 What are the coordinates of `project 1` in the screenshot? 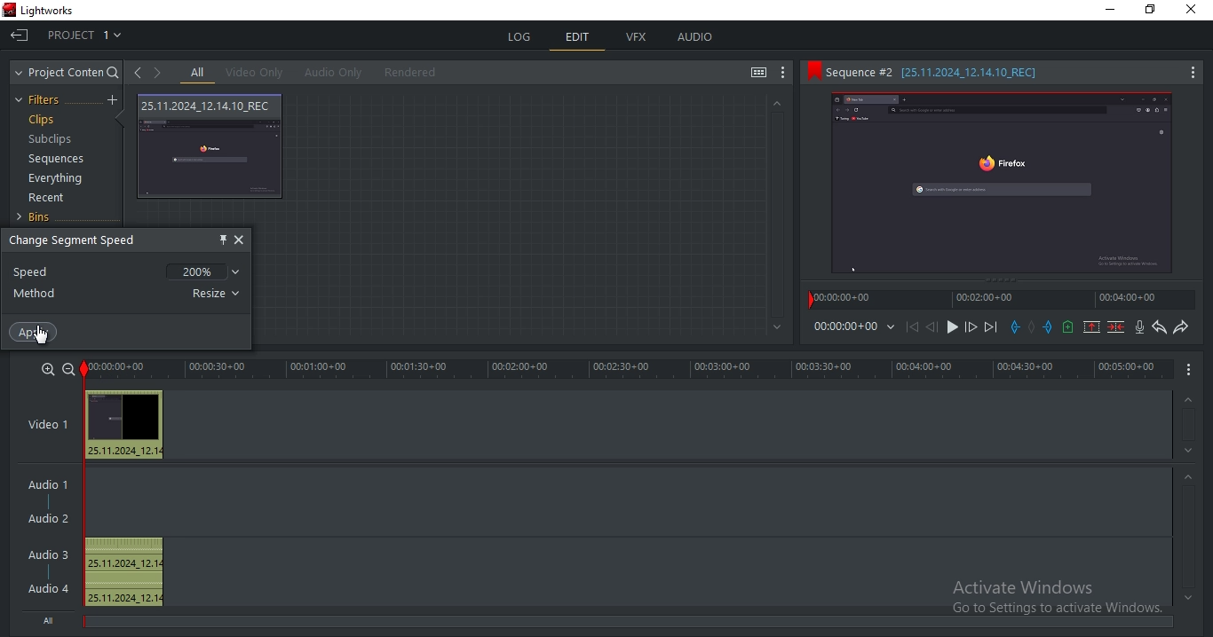 It's located at (86, 37).